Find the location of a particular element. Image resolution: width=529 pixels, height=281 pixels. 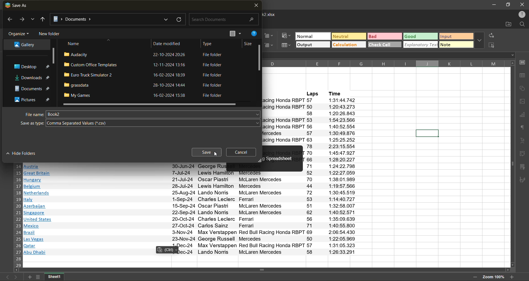

folder is located at coordinates (23, 45).